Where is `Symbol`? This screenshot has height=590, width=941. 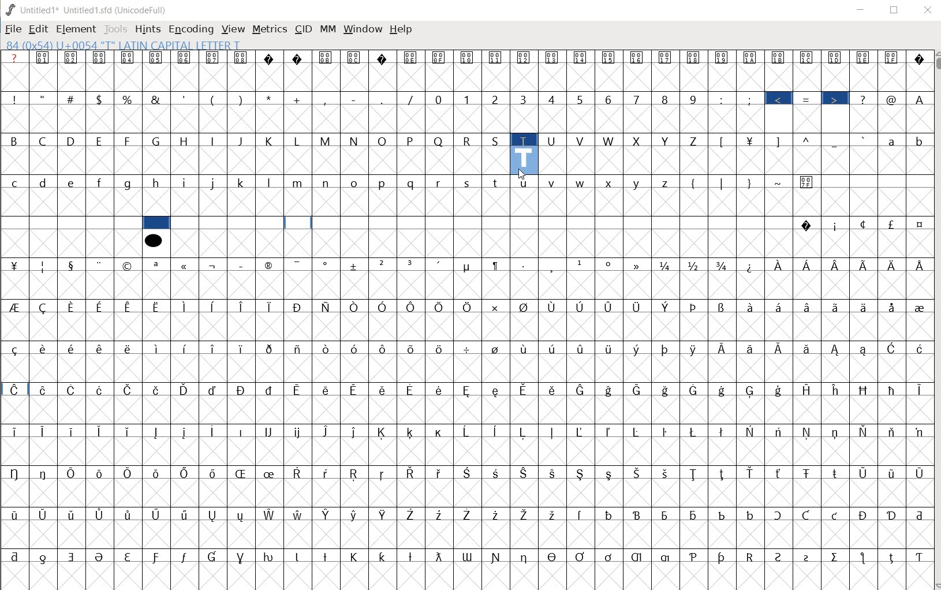
Symbol is located at coordinates (866, 264).